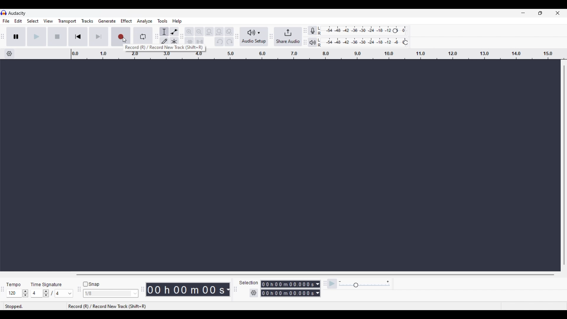 This screenshot has height=319, width=567. I want to click on Description of selected icon, so click(107, 306).